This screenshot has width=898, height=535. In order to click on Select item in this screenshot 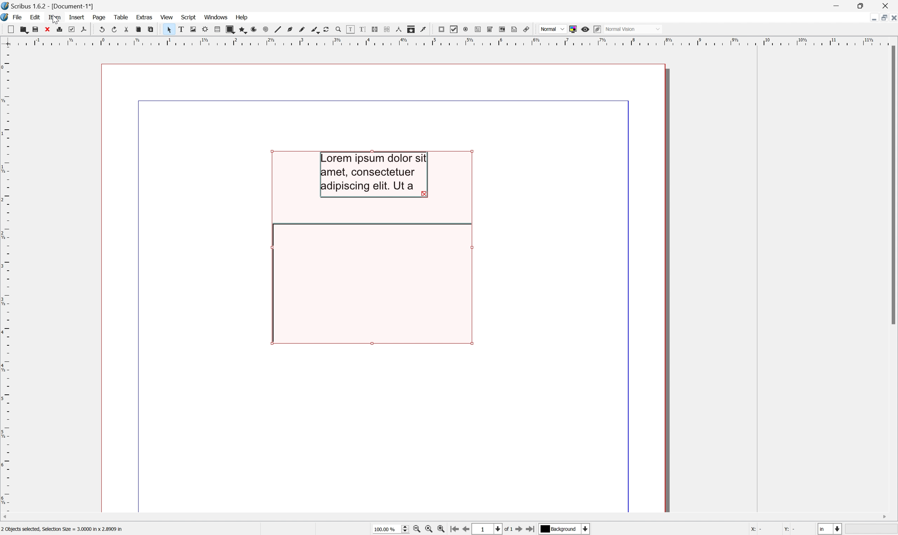, I will do `click(167, 29)`.